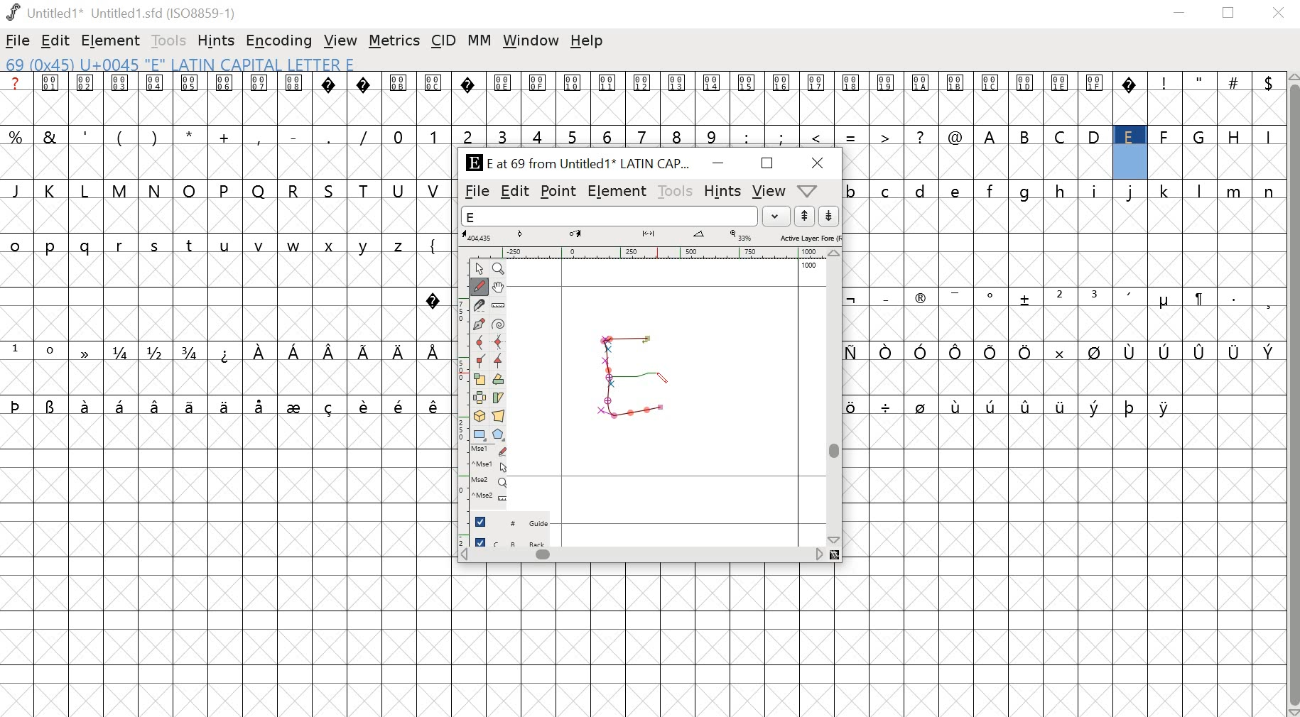  I want to click on HV Curve, so click(499, 343).